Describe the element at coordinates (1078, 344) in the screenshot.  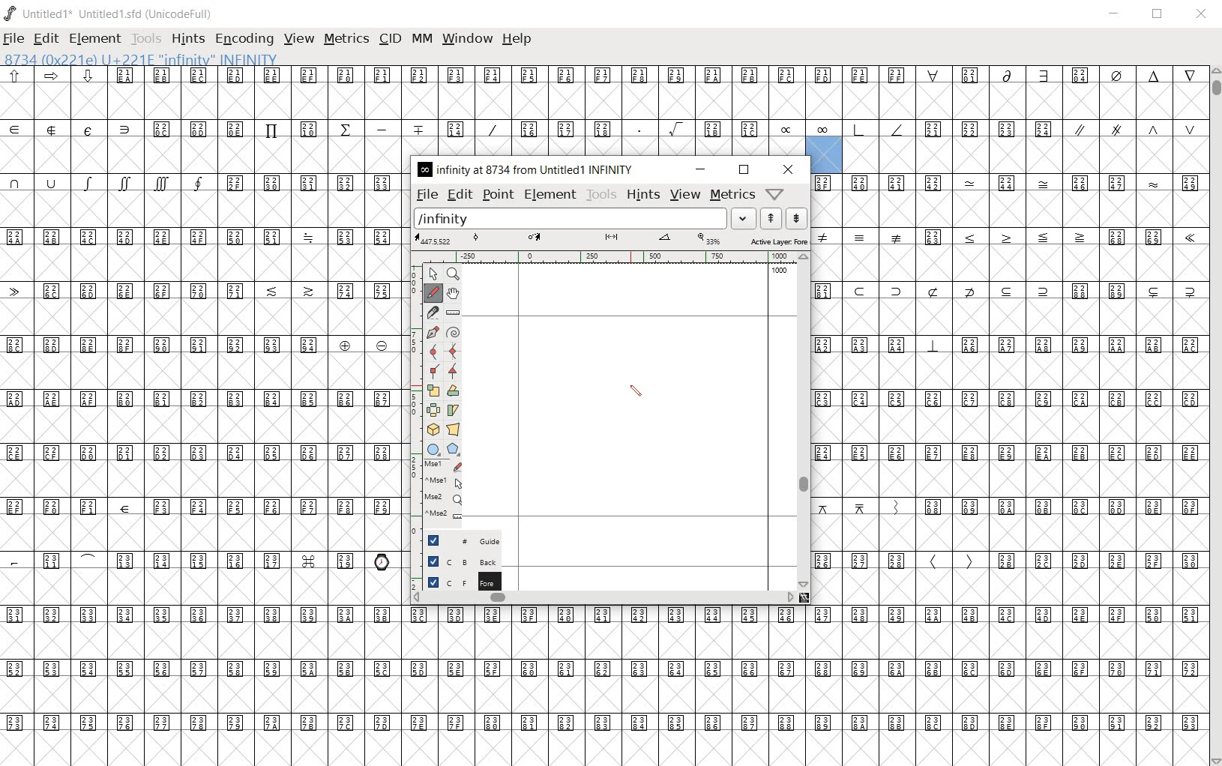
I see `Unicode code points` at that location.